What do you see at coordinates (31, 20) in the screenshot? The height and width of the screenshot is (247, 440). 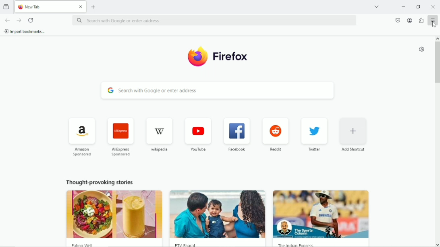 I see `reload current page` at bounding box center [31, 20].